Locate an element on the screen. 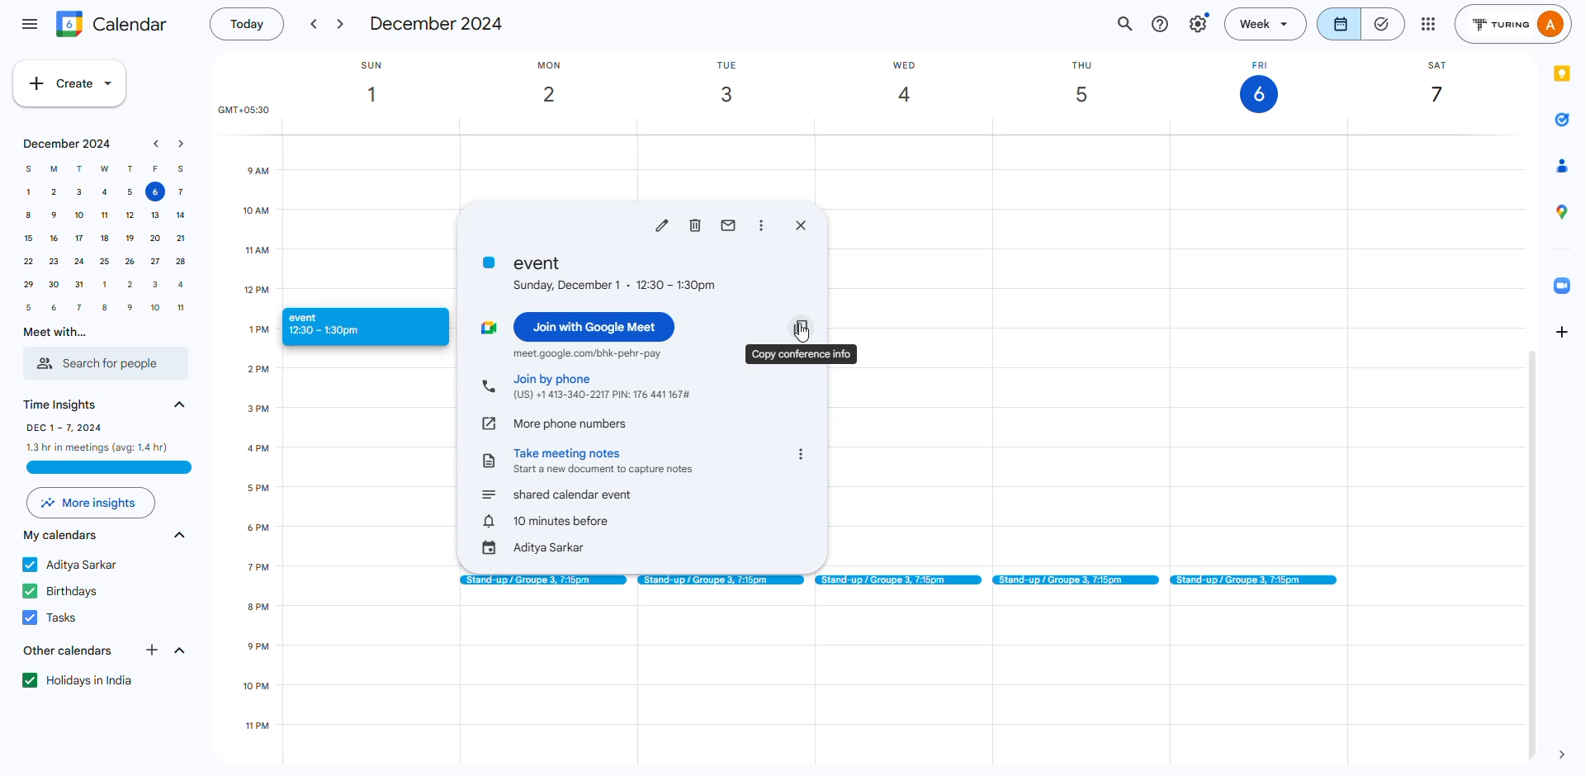  more is located at coordinates (764, 225).